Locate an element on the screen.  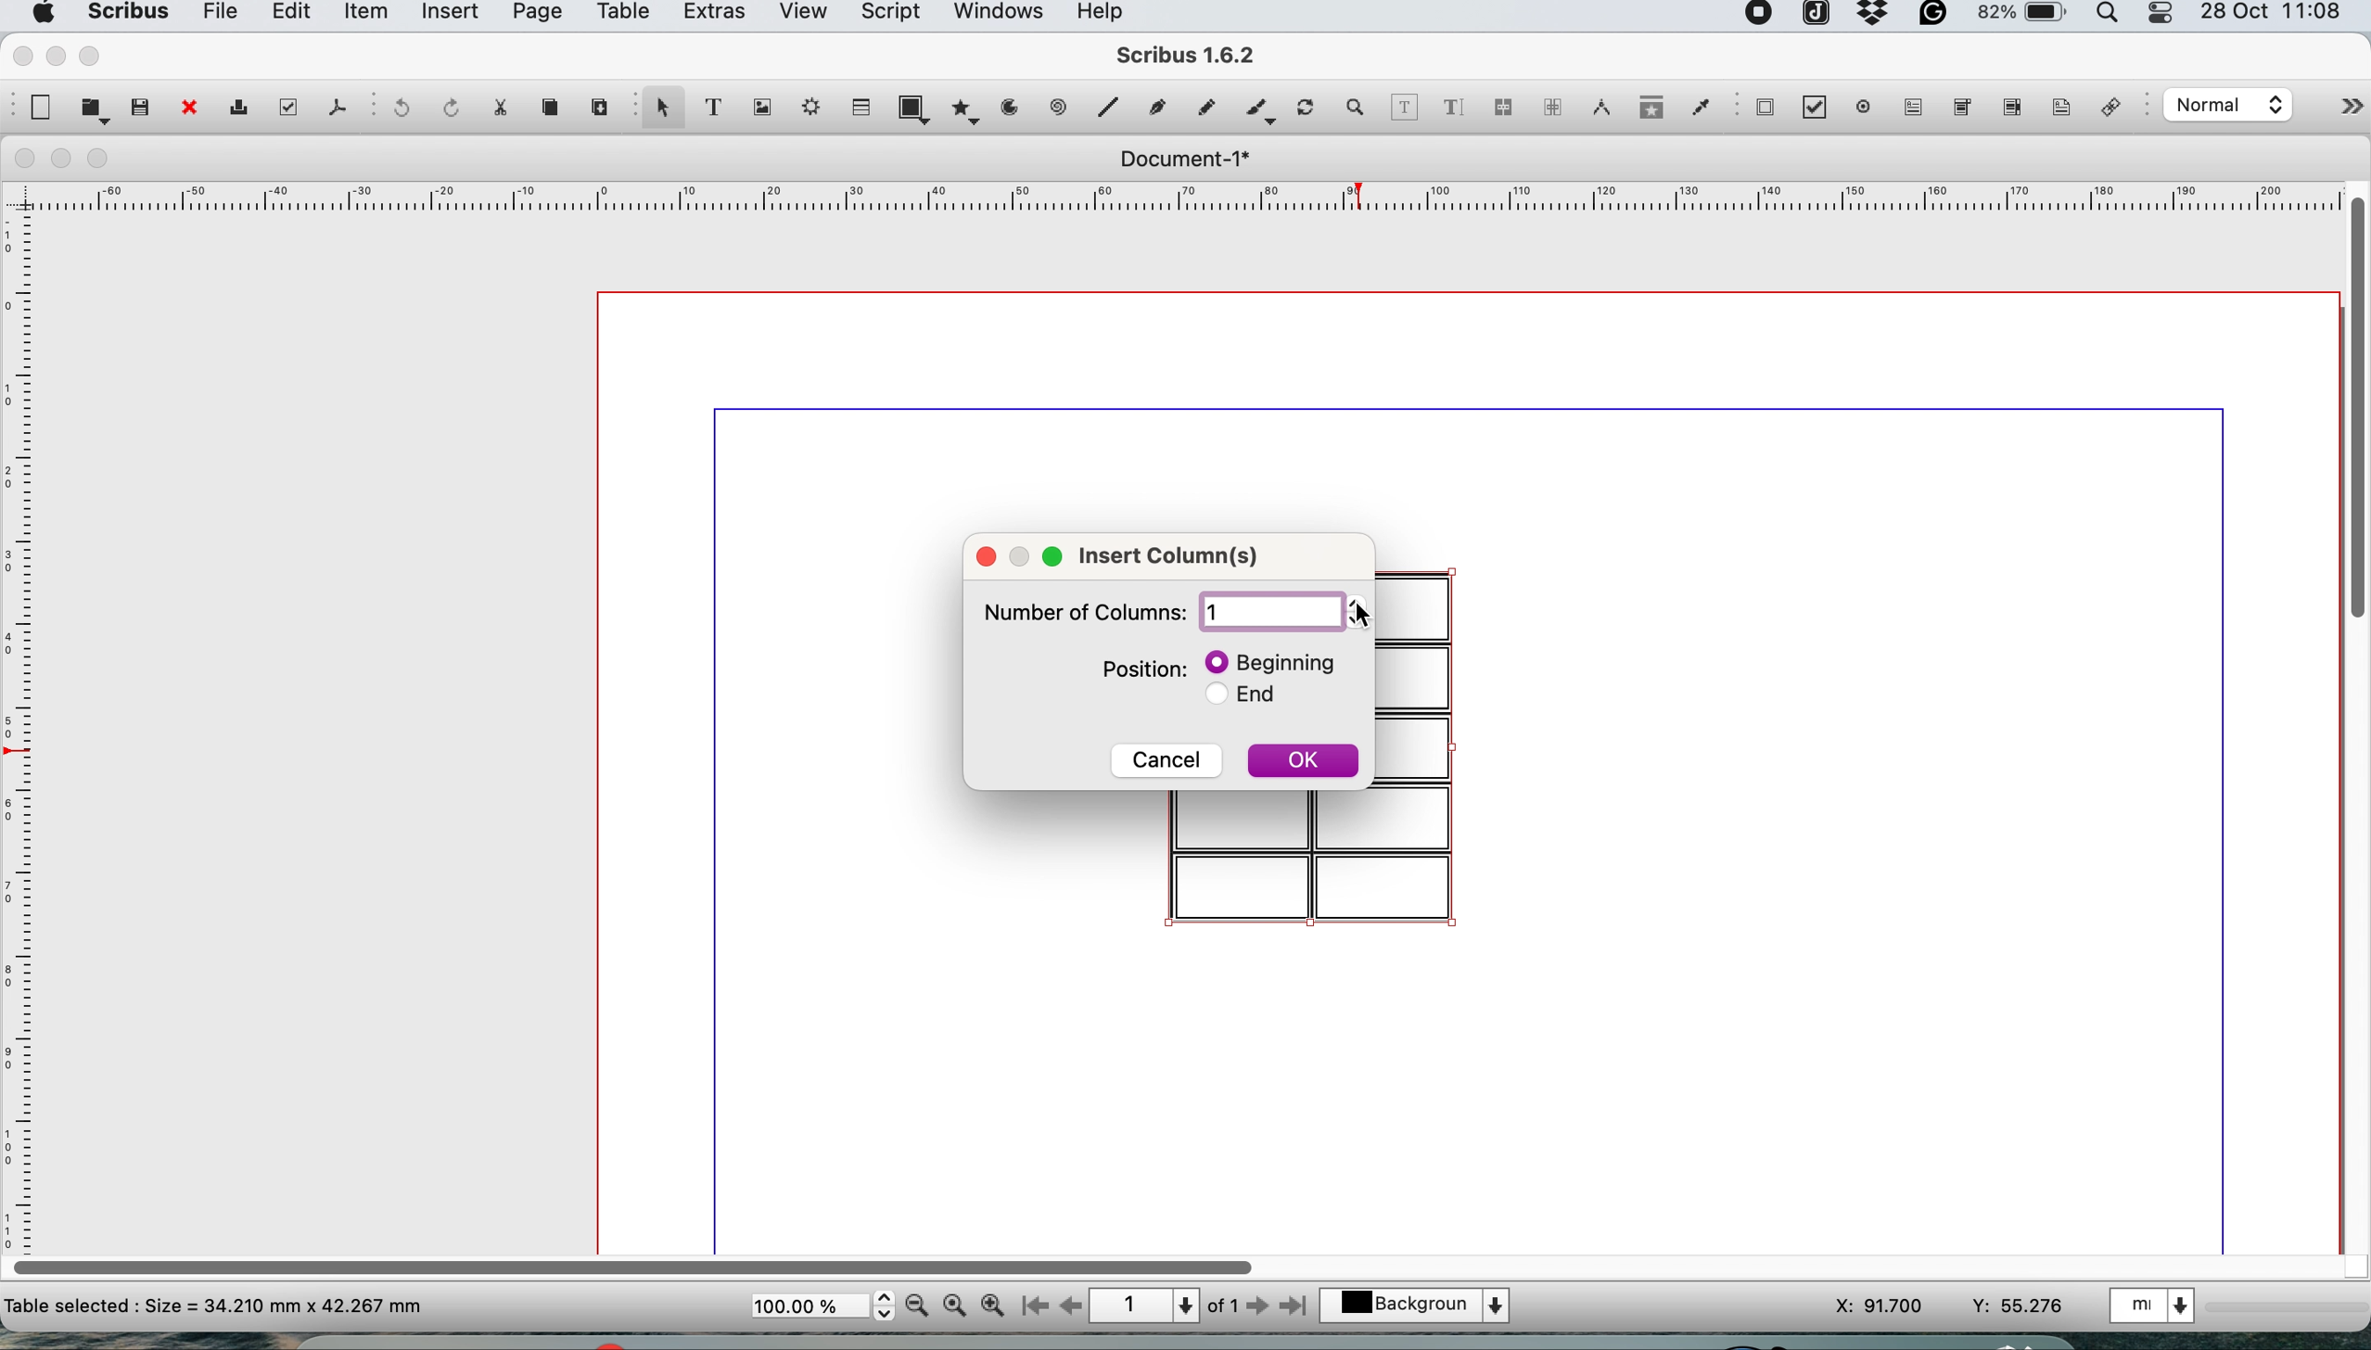
minimise is located at coordinates (63, 159).